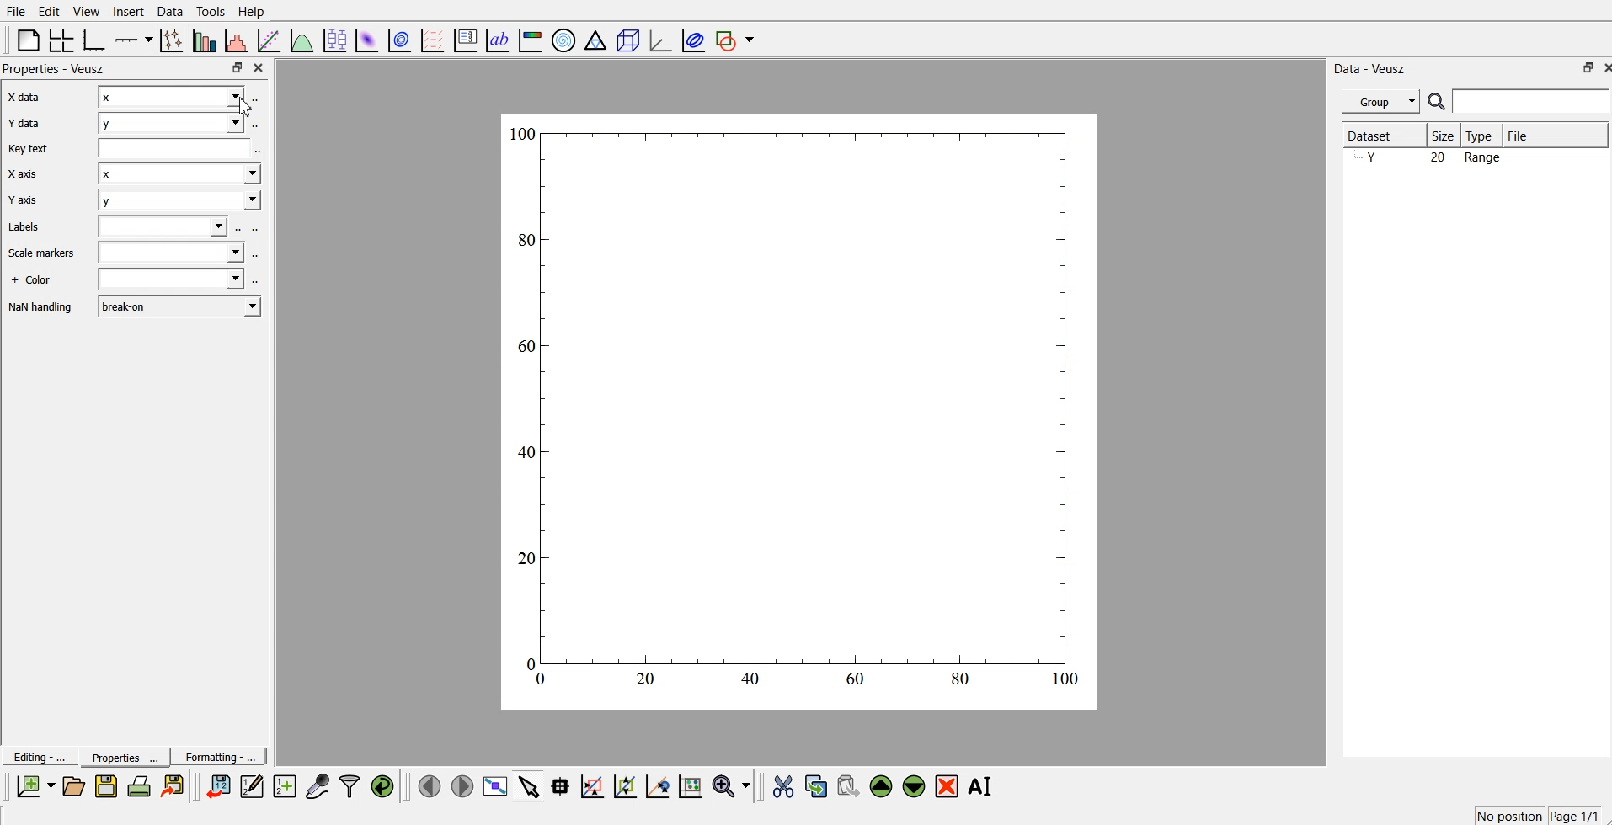  What do you see at coordinates (87, 11) in the screenshot?
I see `View` at bounding box center [87, 11].